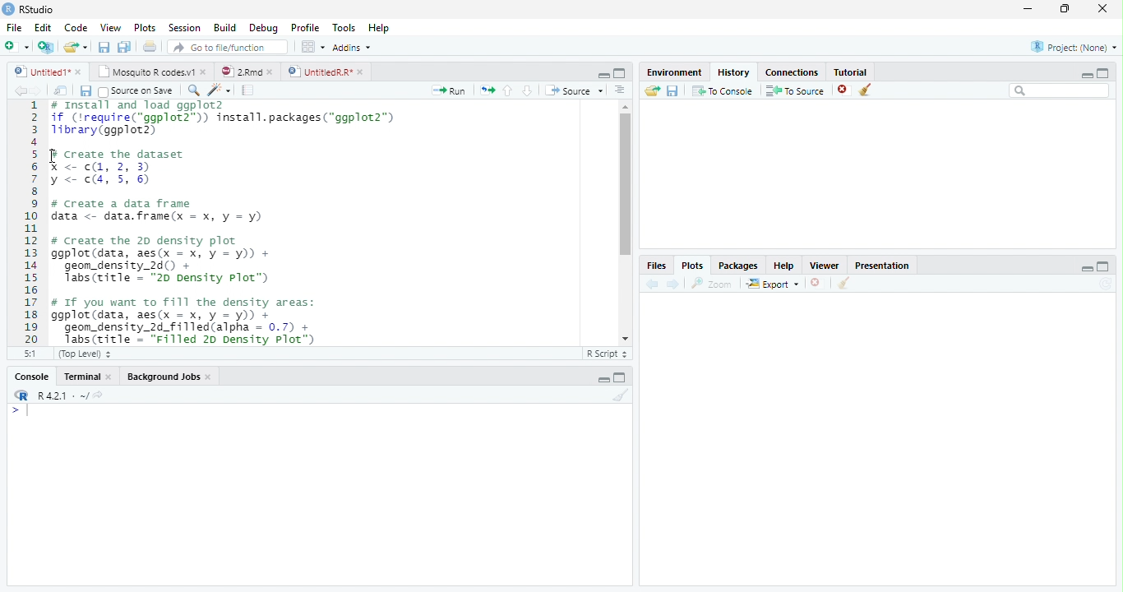  What do you see at coordinates (650, 91) in the screenshot?
I see `Load workspace` at bounding box center [650, 91].